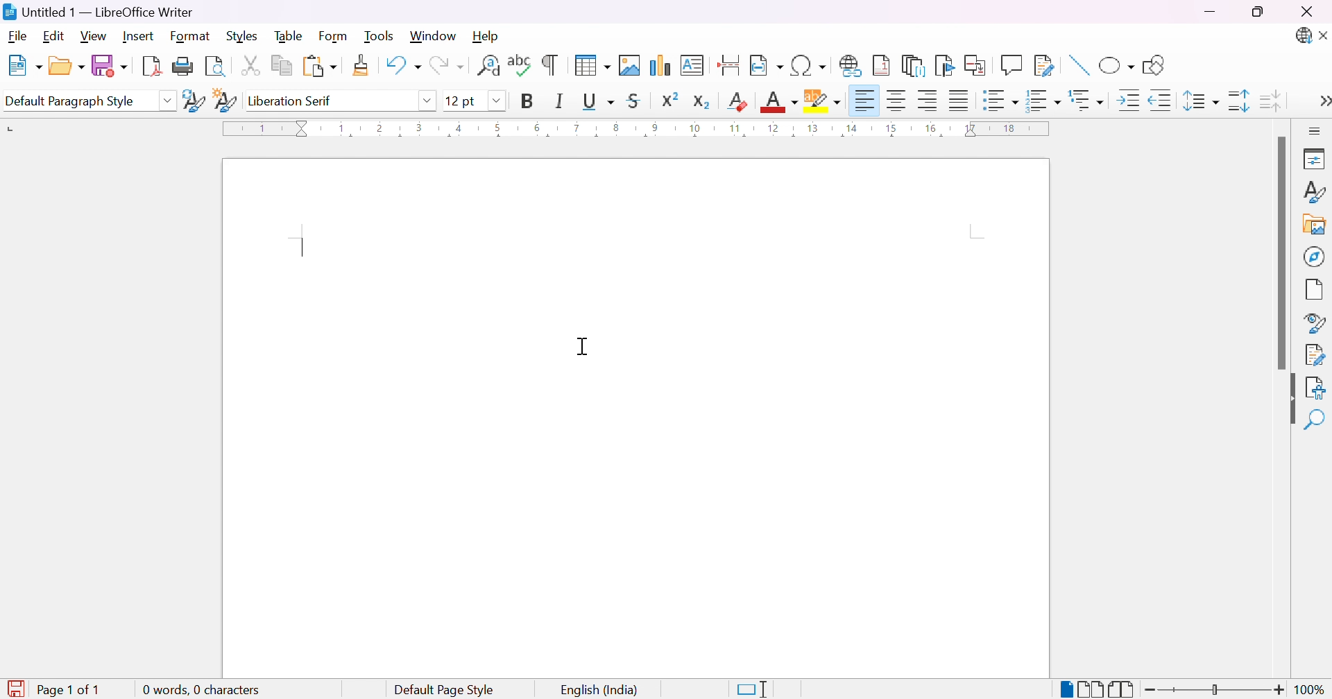 The width and height of the screenshot is (1332, 699). What do you see at coordinates (527, 101) in the screenshot?
I see `Bold` at bounding box center [527, 101].